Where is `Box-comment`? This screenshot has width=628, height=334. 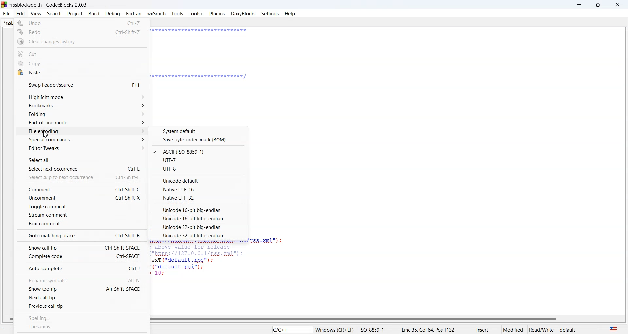
Box-comment is located at coordinates (81, 224).